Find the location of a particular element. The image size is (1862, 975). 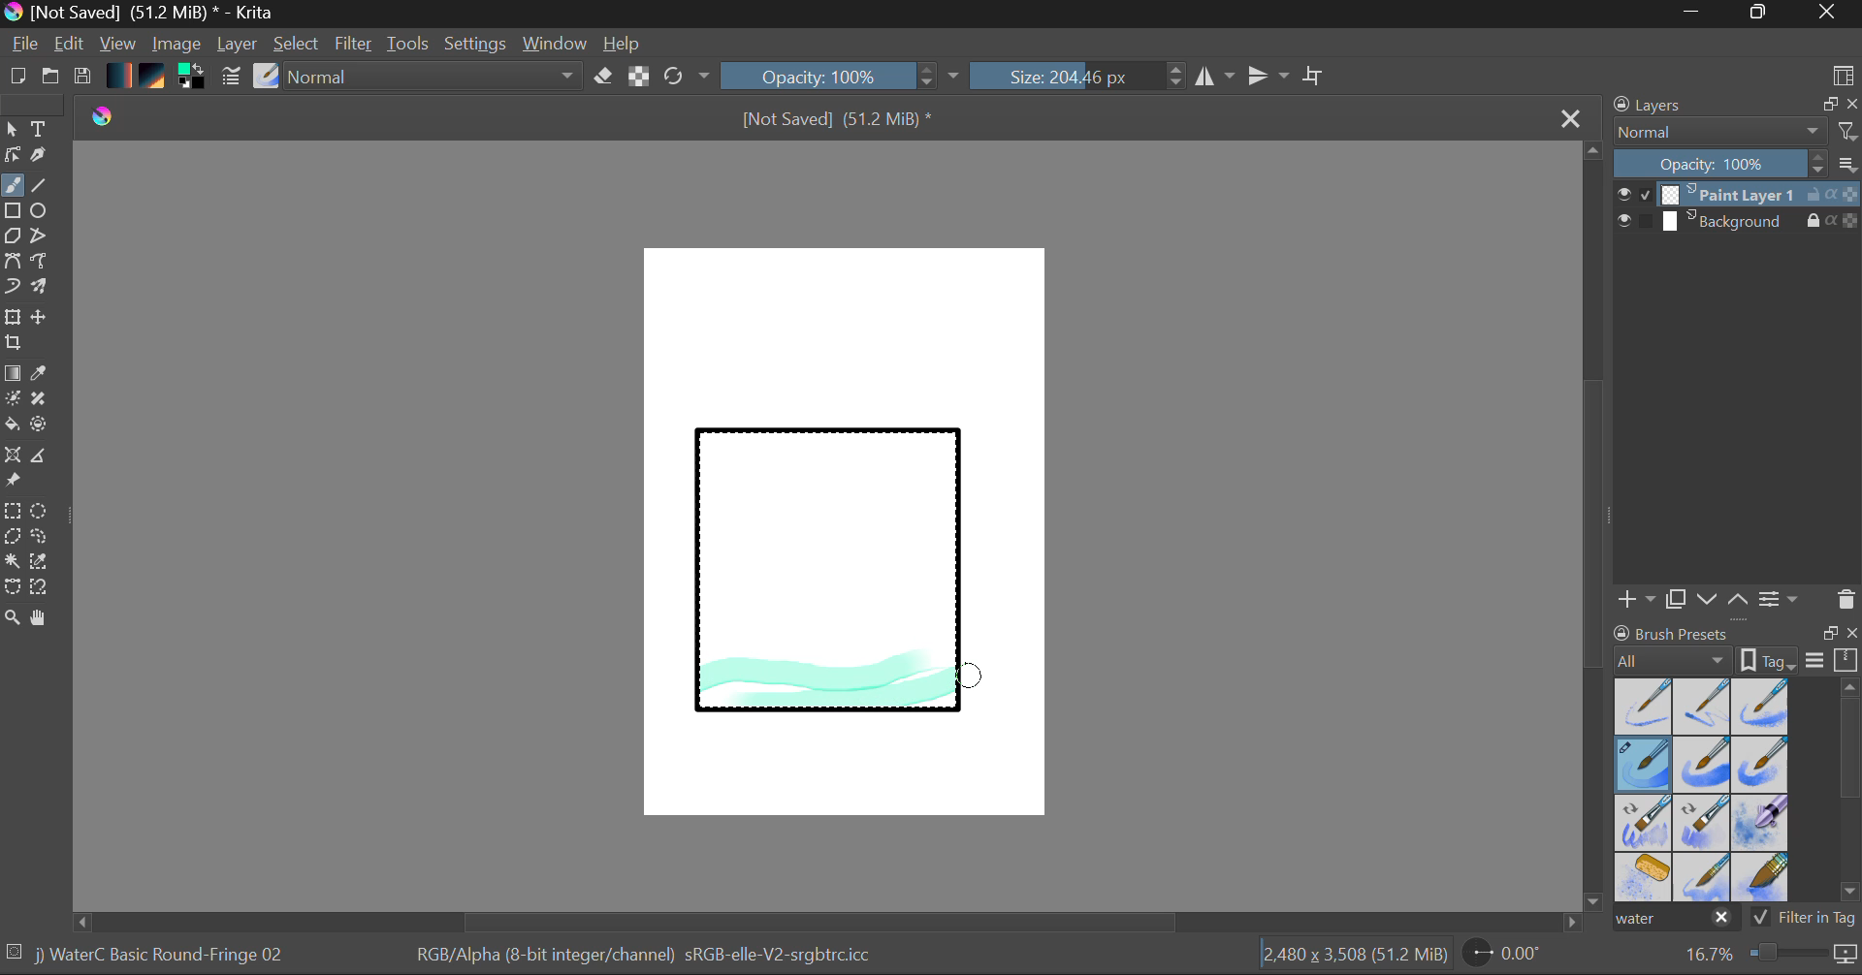

Rectangle Selection Tool is located at coordinates (12, 514).